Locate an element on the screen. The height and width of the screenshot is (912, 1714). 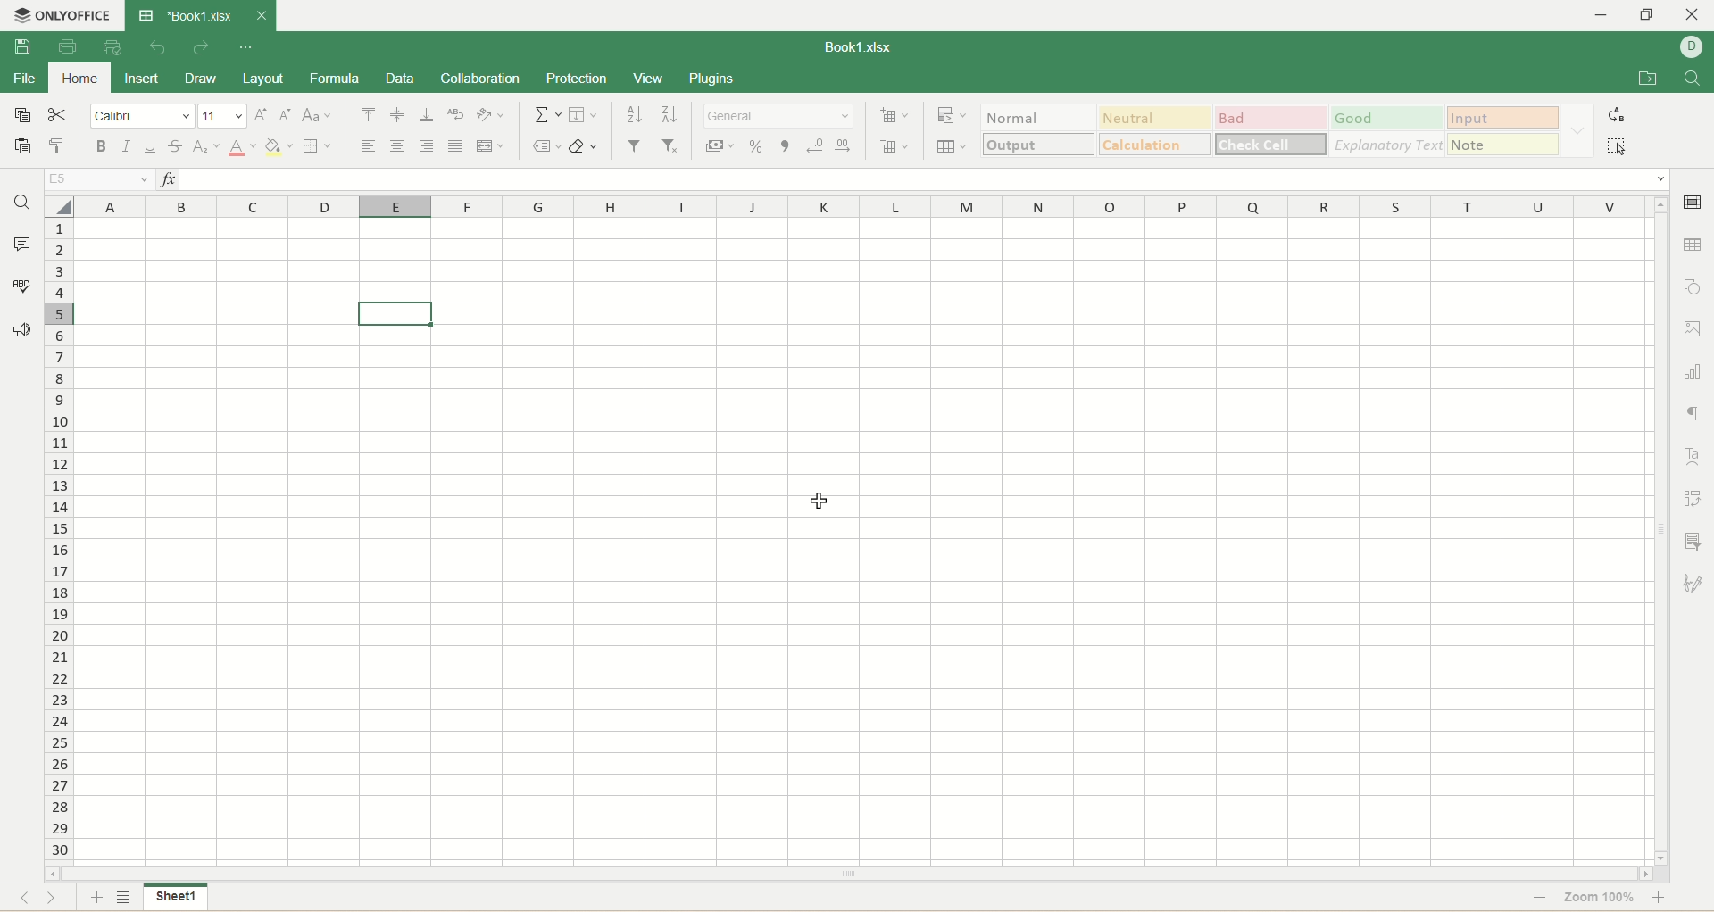
plugins is located at coordinates (707, 79).